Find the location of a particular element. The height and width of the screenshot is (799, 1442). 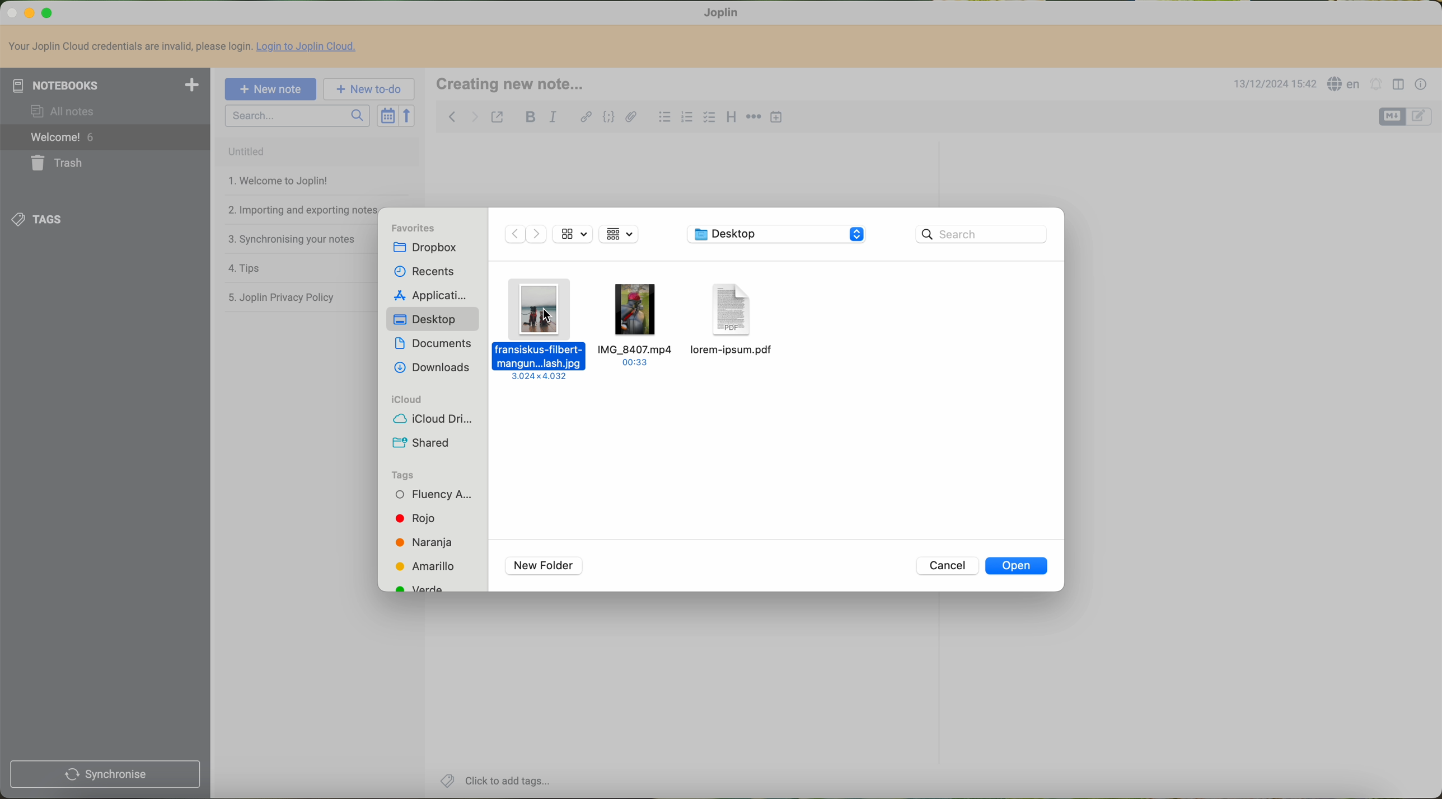

navigate foward is located at coordinates (475, 117).